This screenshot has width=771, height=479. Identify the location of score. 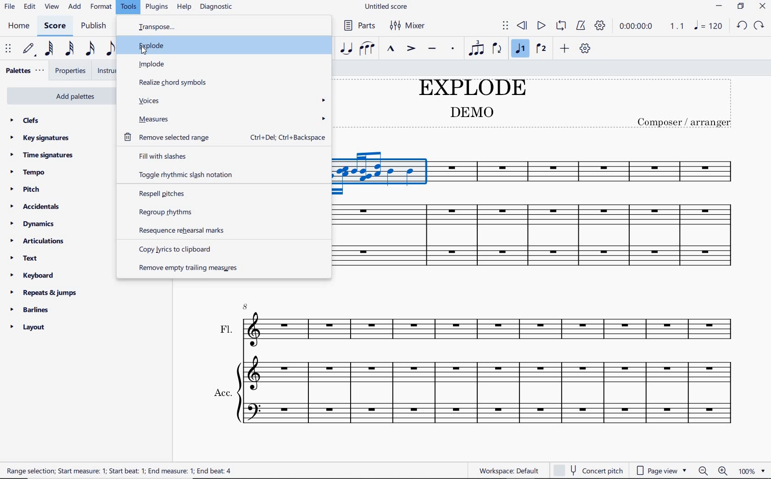
(55, 26).